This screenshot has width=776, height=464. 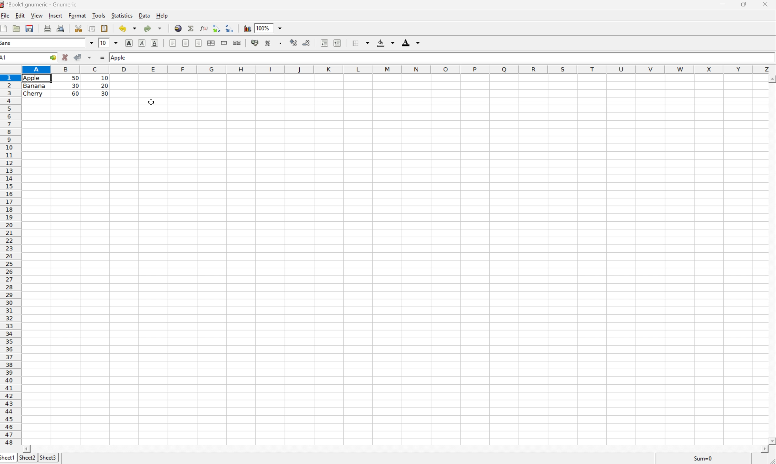 What do you see at coordinates (66, 85) in the screenshot?
I see `tabular data` at bounding box center [66, 85].